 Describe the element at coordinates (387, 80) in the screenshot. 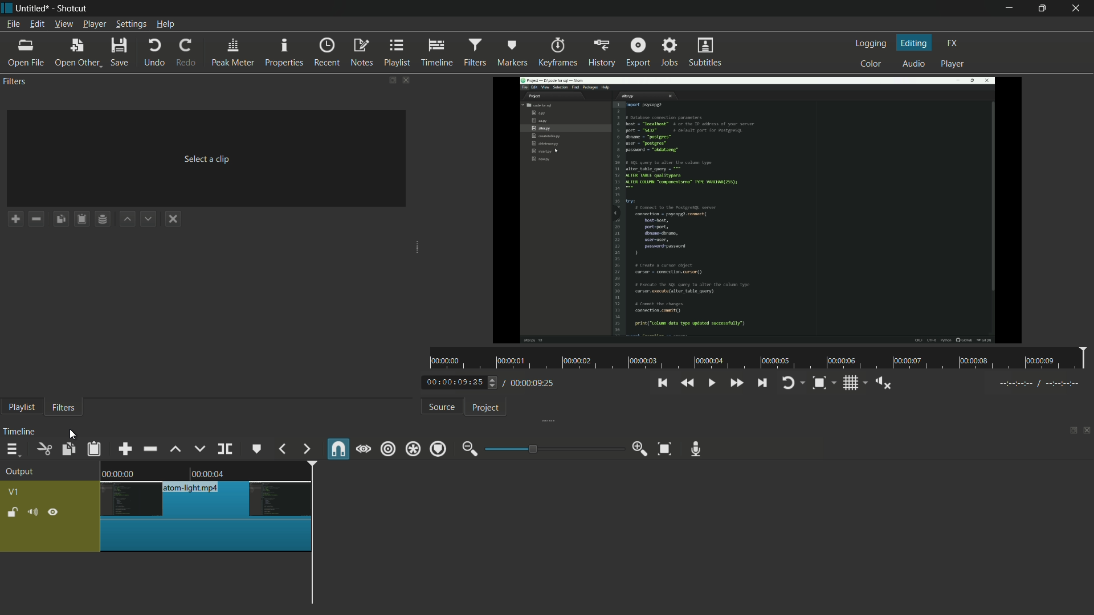

I see `change layout` at that location.